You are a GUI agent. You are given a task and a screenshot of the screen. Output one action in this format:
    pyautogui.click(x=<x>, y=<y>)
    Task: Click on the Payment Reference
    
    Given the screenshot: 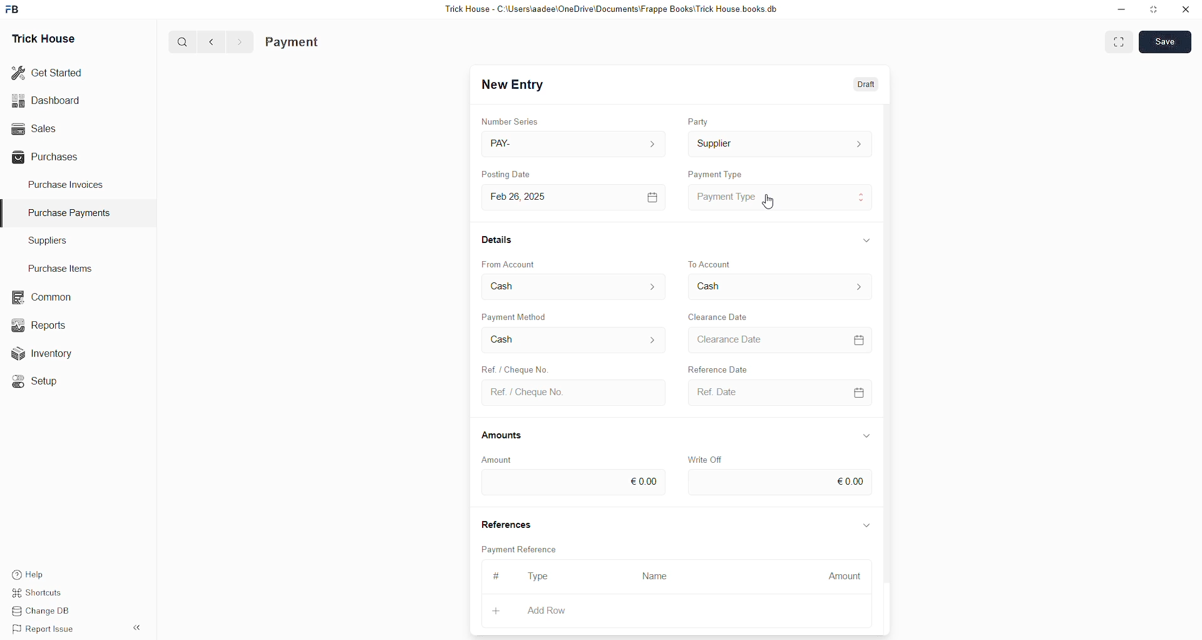 What is the action you would take?
    pyautogui.click(x=519, y=549)
    